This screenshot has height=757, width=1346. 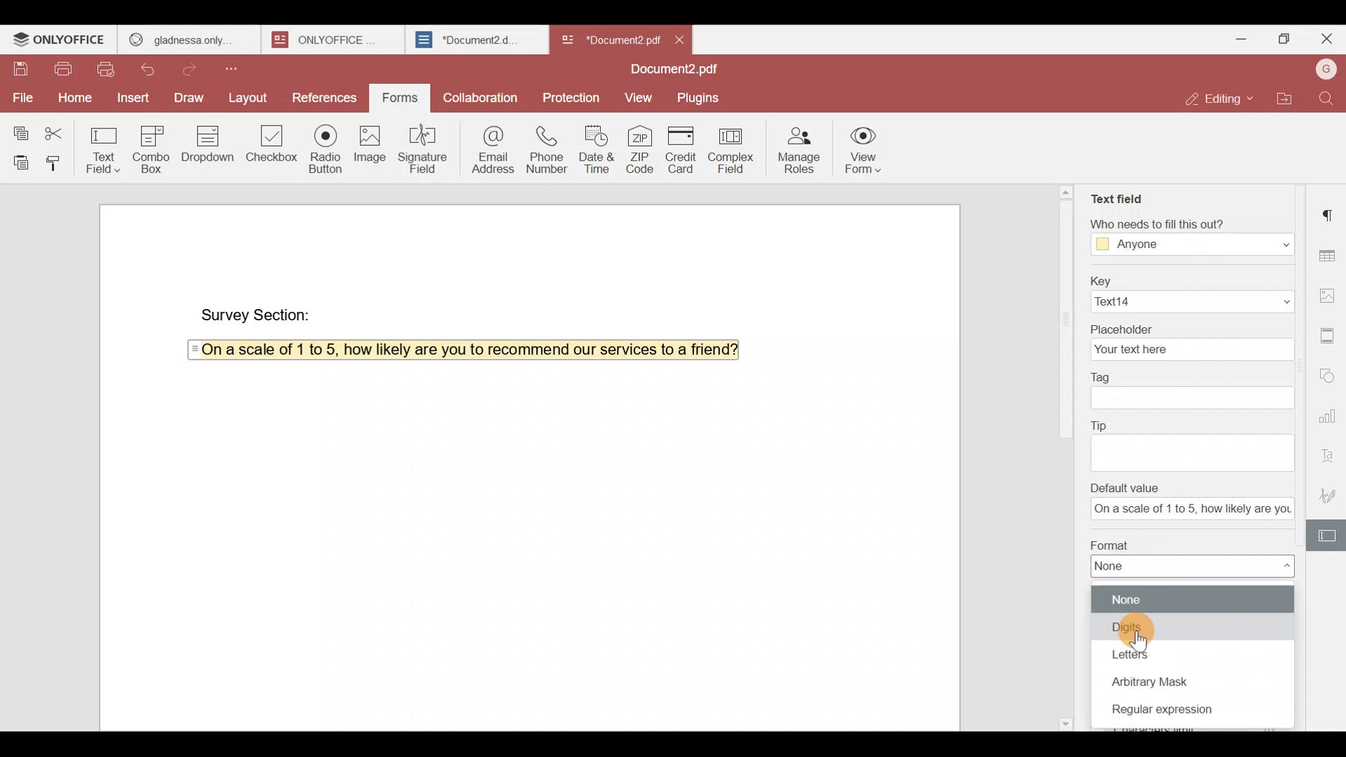 I want to click on Find, so click(x=1330, y=99).